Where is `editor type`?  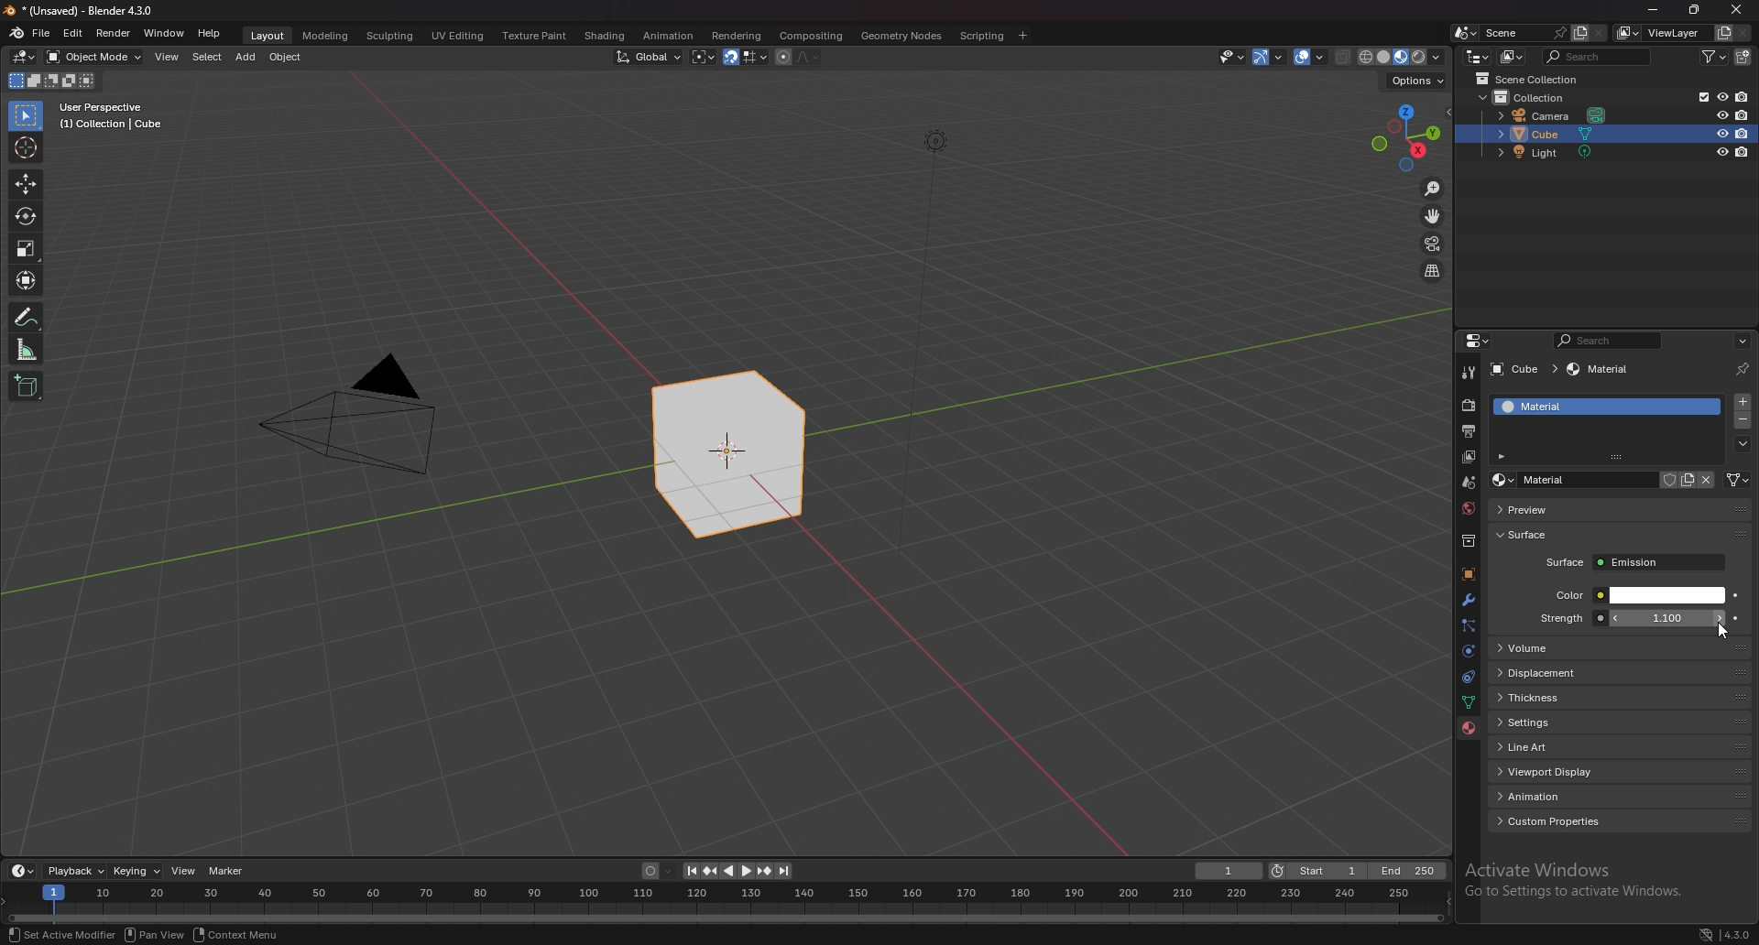
editor type is located at coordinates (1478, 56).